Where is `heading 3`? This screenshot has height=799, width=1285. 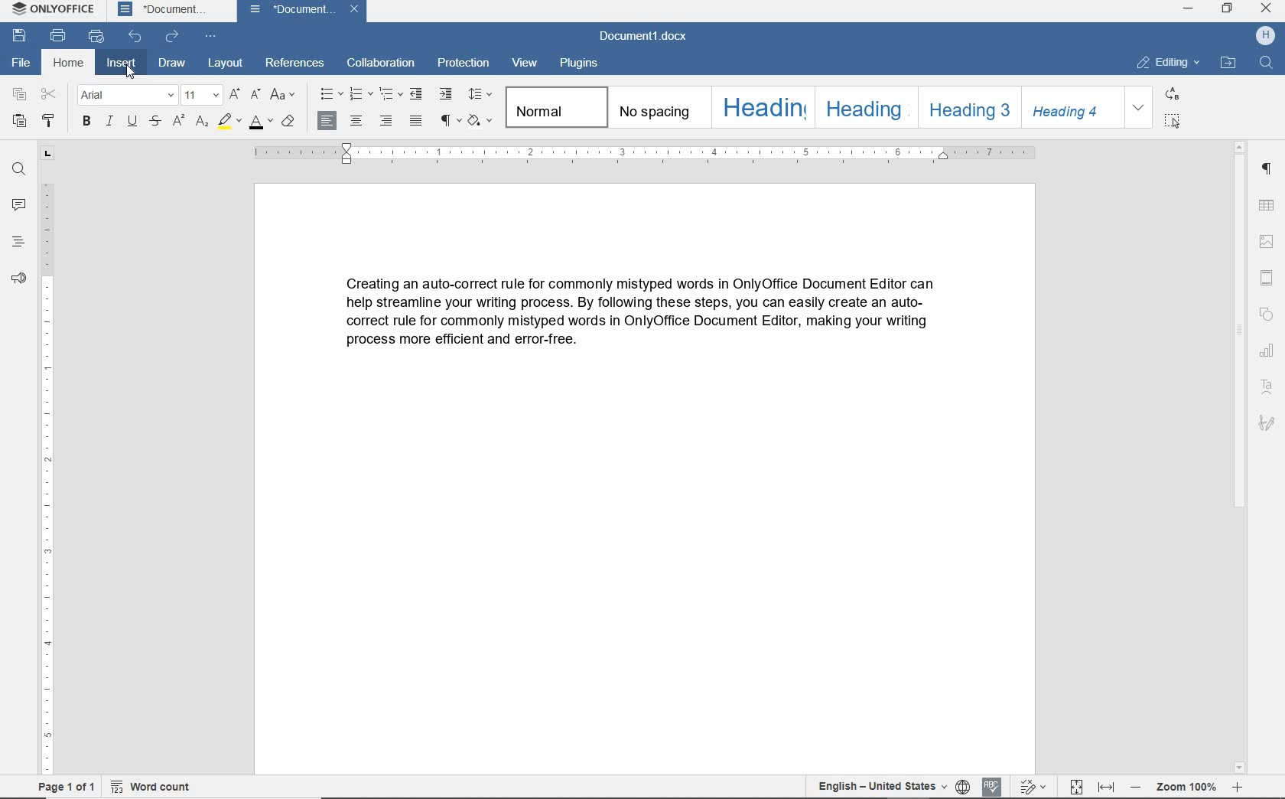
heading 3 is located at coordinates (969, 108).